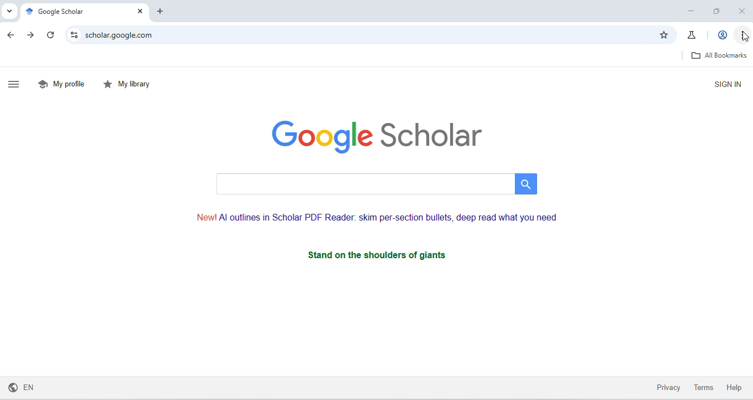 This screenshot has width=753, height=400. What do you see at coordinates (718, 55) in the screenshot?
I see `all bookmarks` at bounding box center [718, 55].